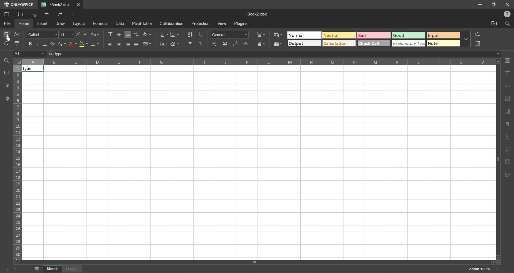  What do you see at coordinates (498, 269) in the screenshot?
I see `zoom in` at bounding box center [498, 269].